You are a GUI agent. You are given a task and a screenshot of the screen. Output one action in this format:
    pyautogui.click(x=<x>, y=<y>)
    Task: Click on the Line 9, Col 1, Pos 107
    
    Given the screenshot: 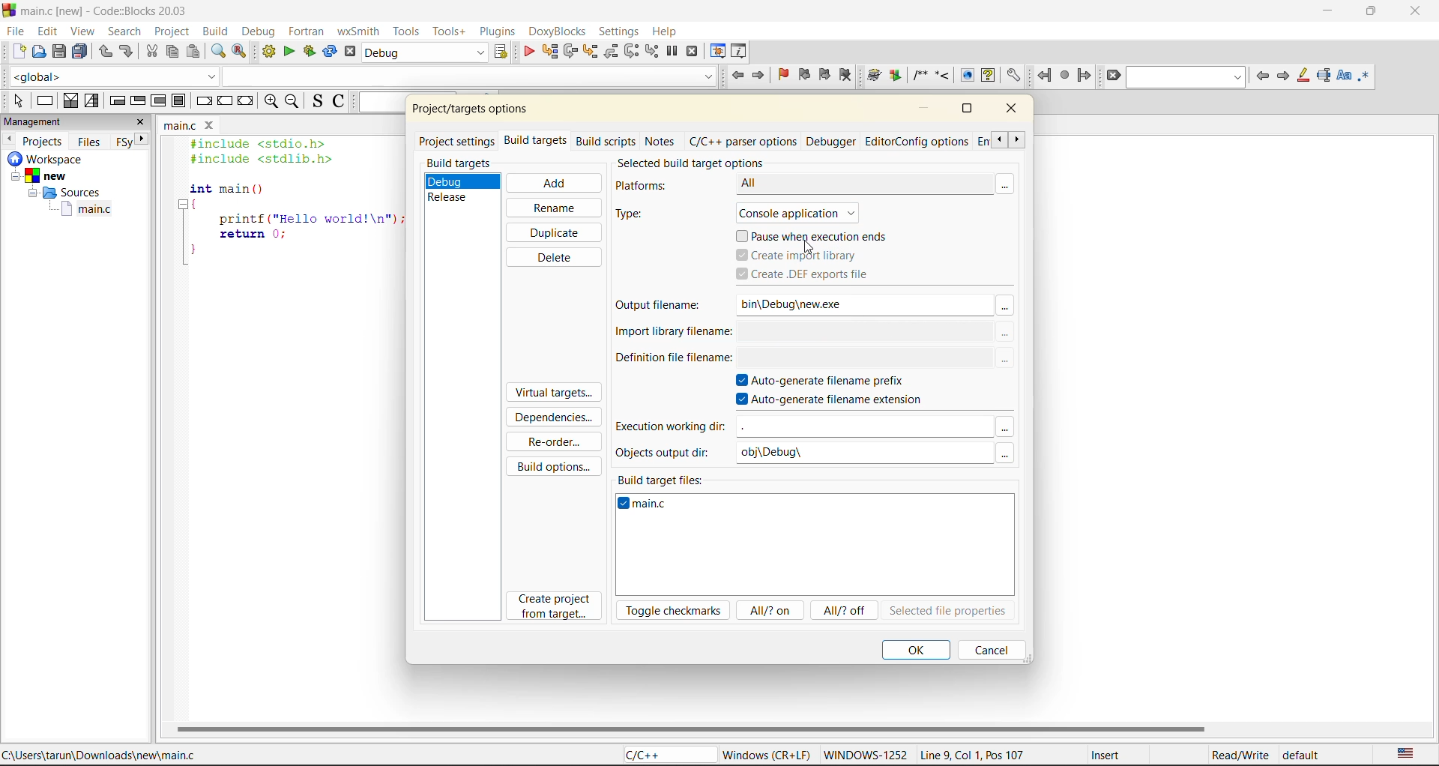 What is the action you would take?
    pyautogui.click(x=972, y=757)
    